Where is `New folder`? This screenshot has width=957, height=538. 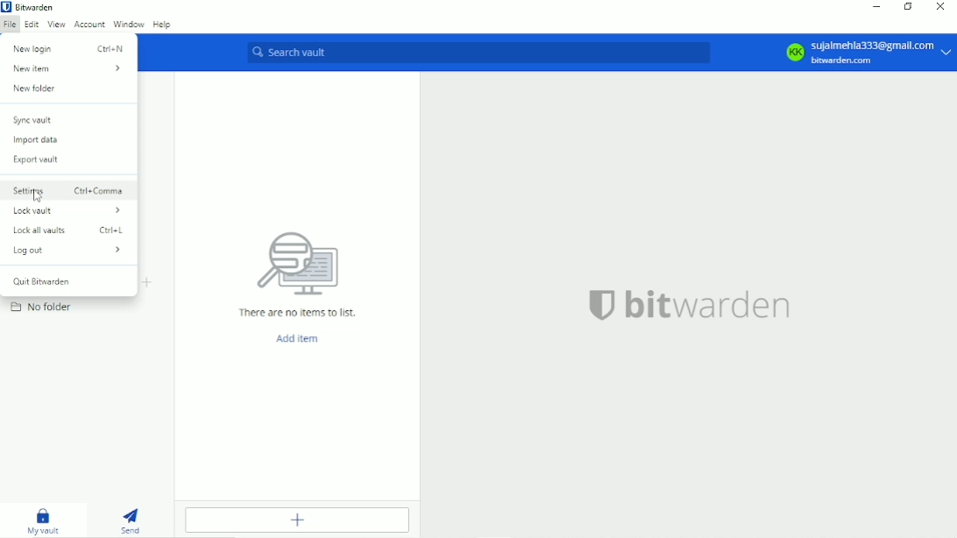
New folder is located at coordinates (39, 88).